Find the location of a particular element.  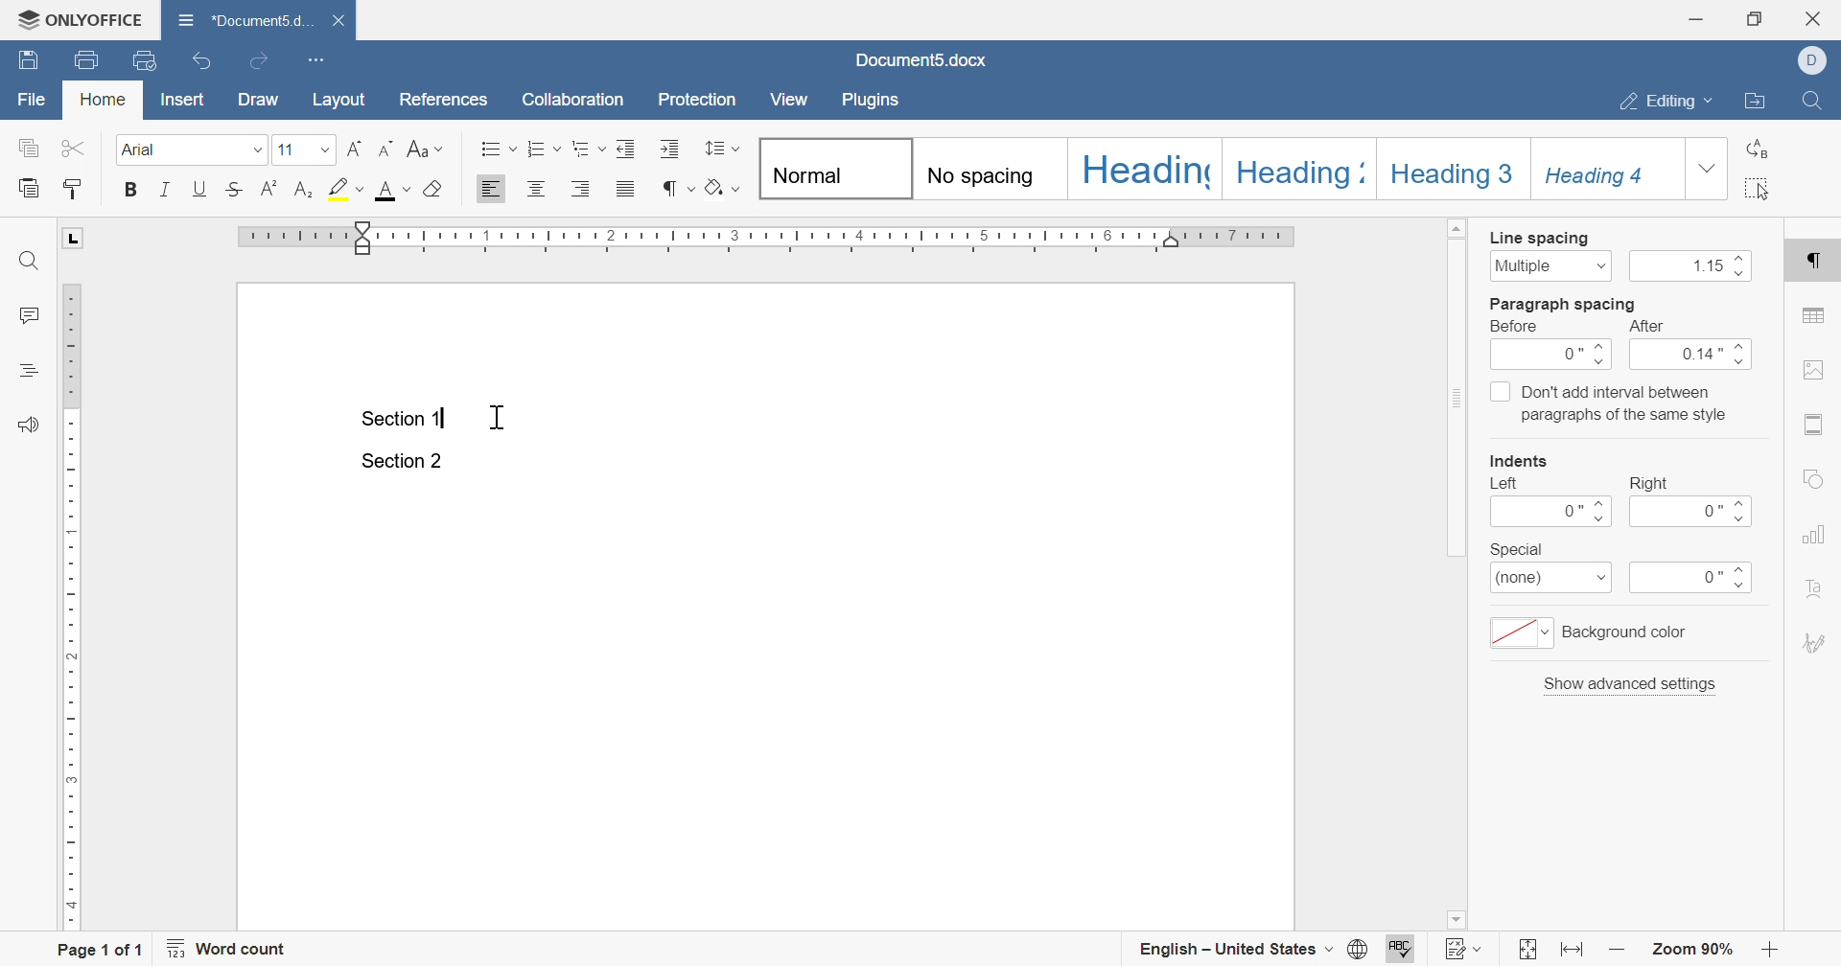

Align left is located at coordinates (494, 189).